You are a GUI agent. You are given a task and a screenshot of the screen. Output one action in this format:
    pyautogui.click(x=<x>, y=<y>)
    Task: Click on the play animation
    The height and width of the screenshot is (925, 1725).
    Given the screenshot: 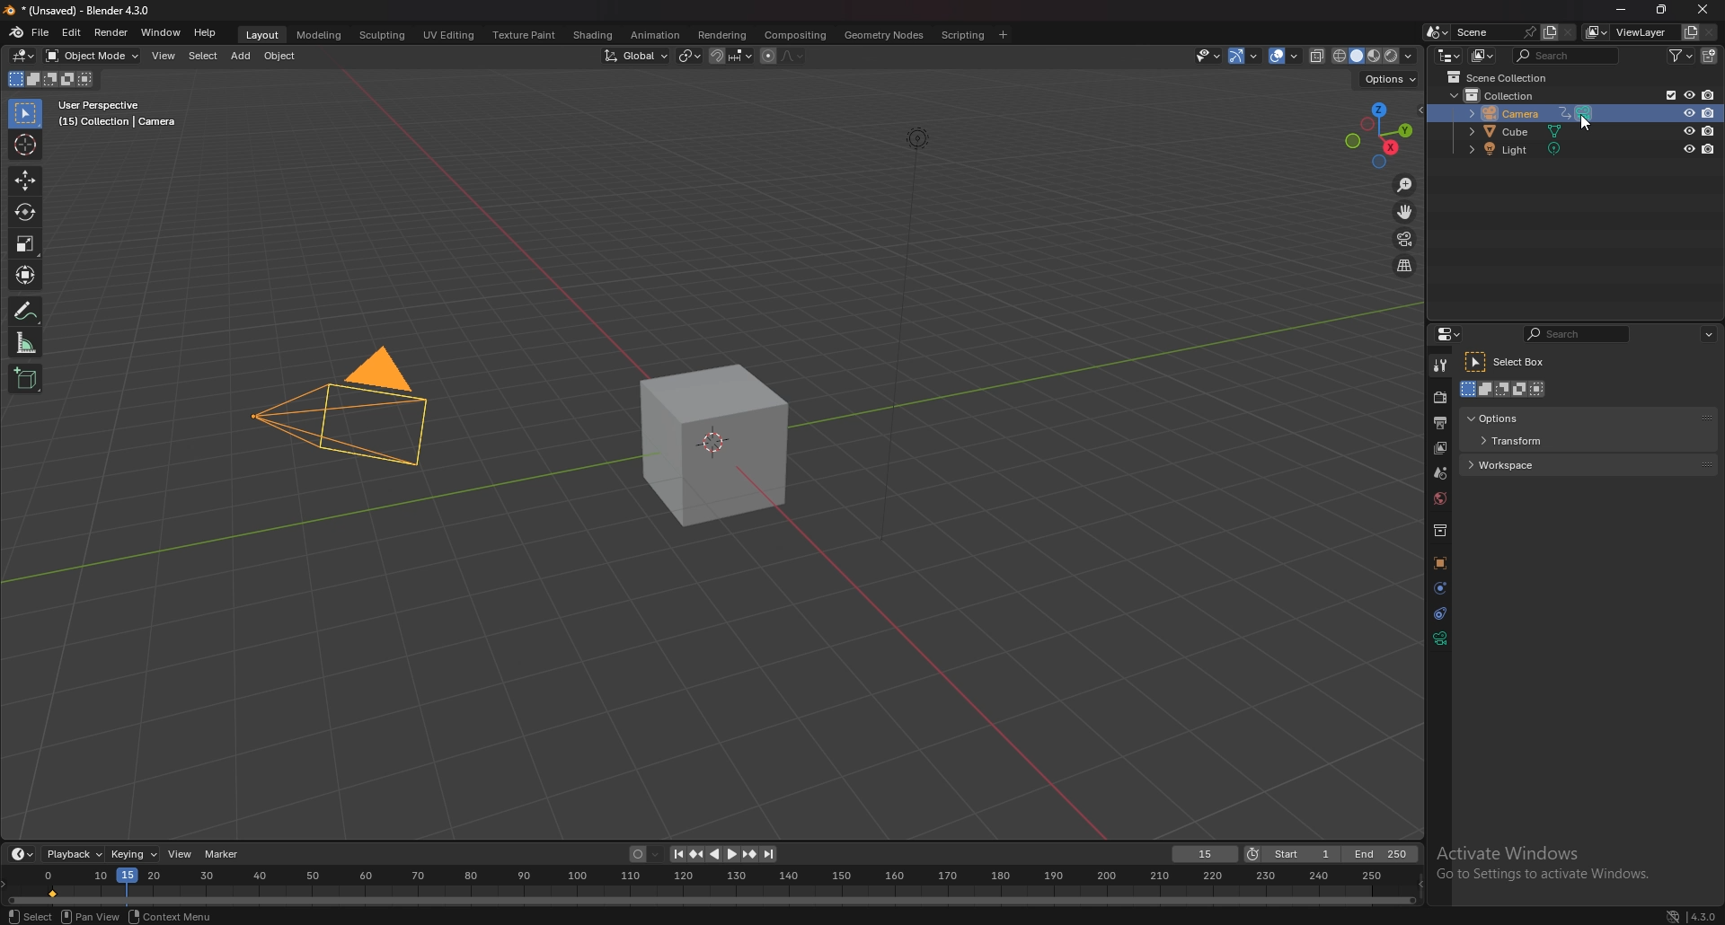 What is the action you would take?
    pyautogui.click(x=724, y=854)
    